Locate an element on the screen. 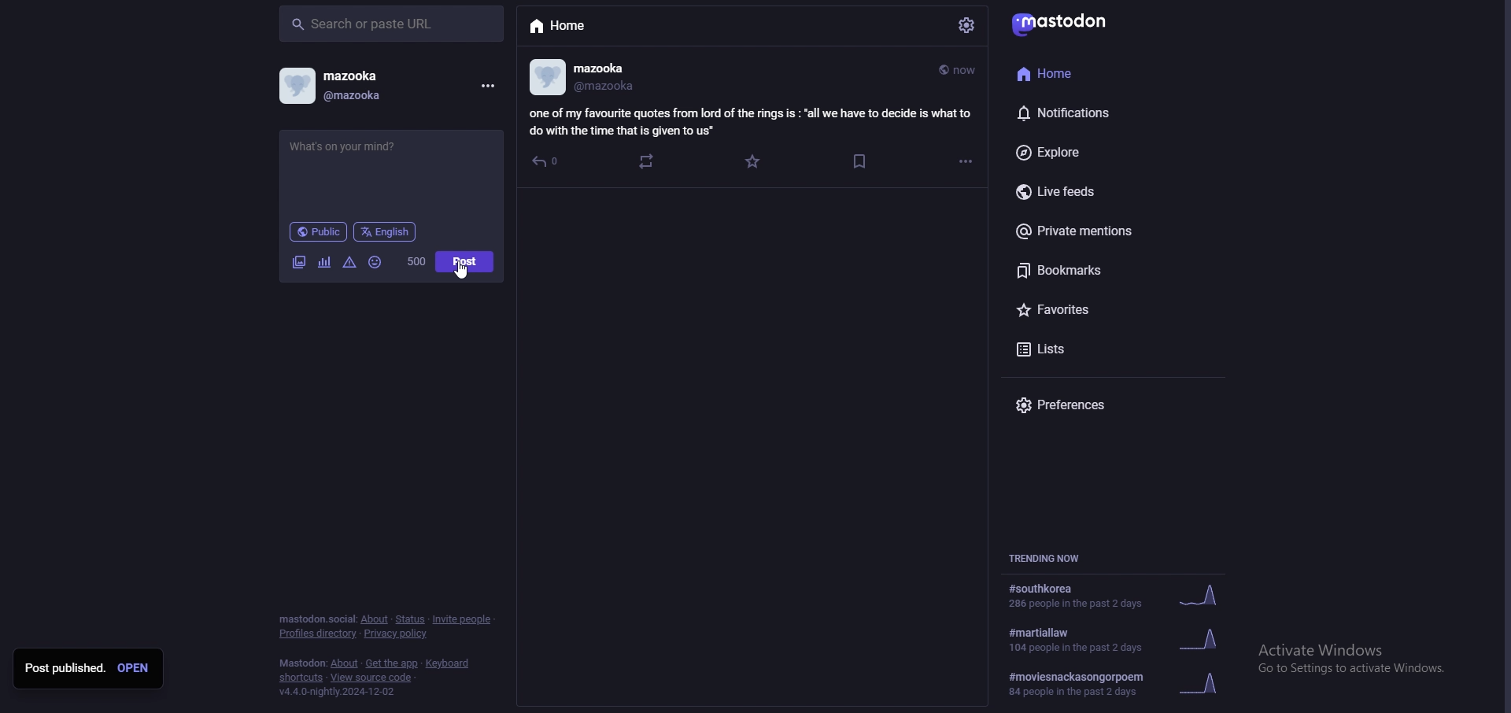 Image resolution: width=1511 pixels, height=713 pixels. Information about a trend is located at coordinates (1124, 686).